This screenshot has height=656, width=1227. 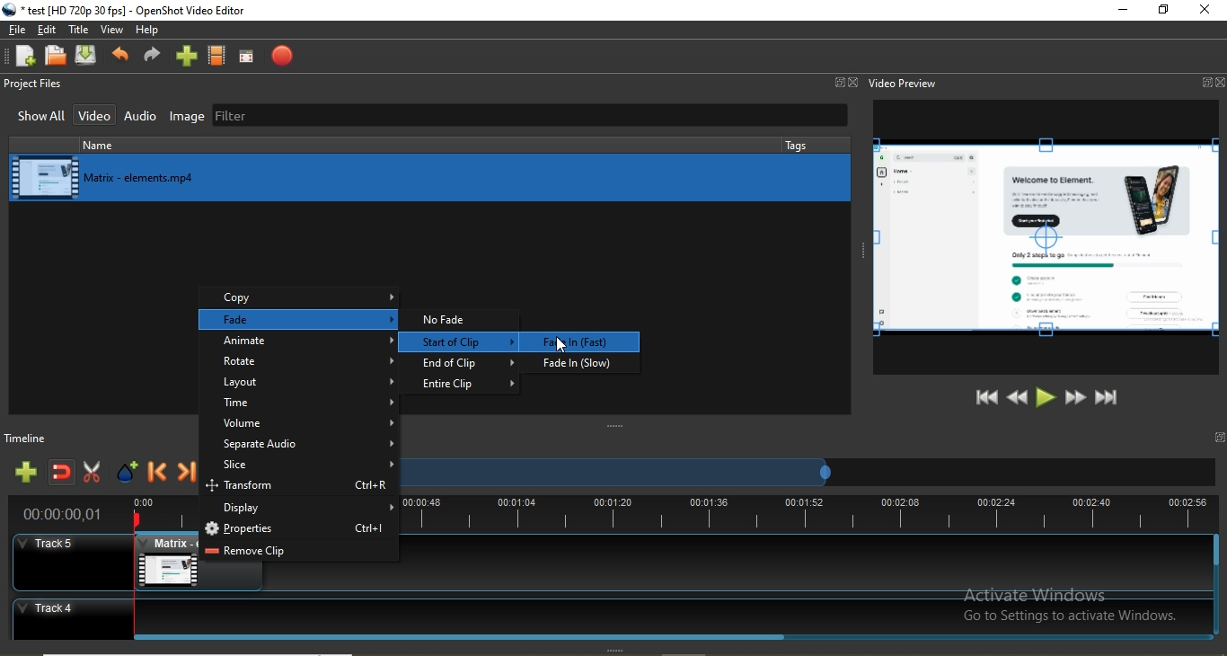 I want to click on fade in (fast), so click(x=590, y=341).